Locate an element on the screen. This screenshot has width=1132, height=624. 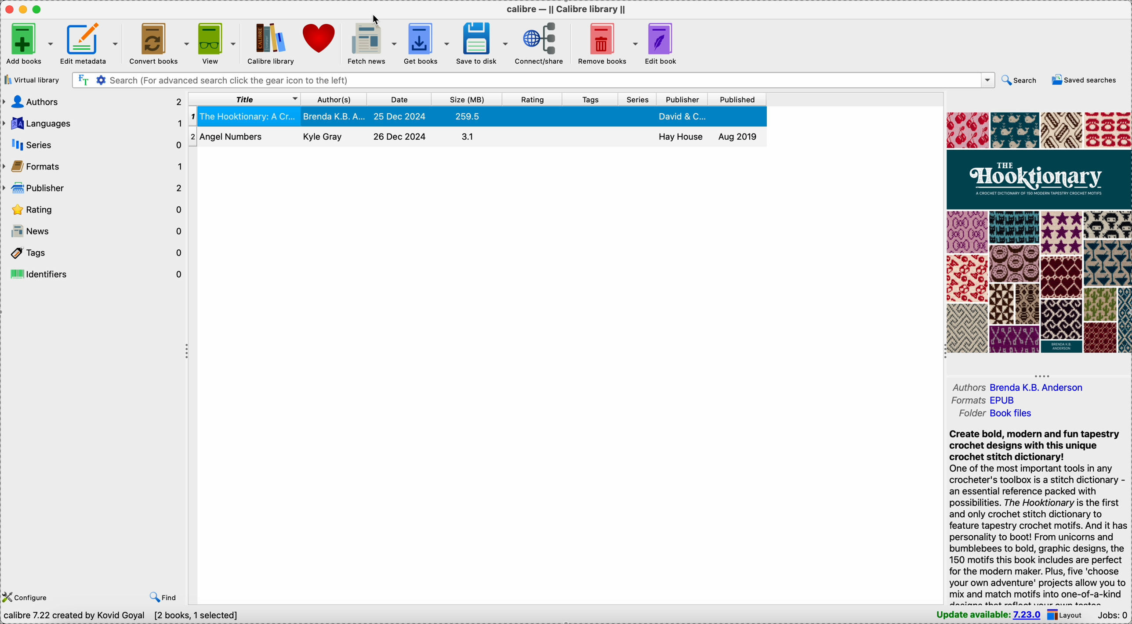
publisher is located at coordinates (94, 188).